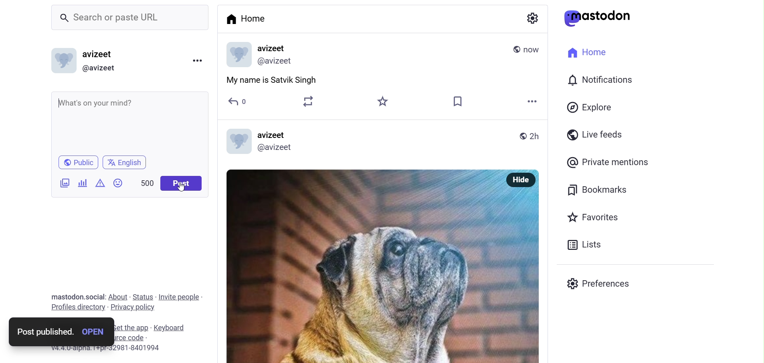  What do you see at coordinates (118, 183) in the screenshot?
I see `emoji` at bounding box center [118, 183].